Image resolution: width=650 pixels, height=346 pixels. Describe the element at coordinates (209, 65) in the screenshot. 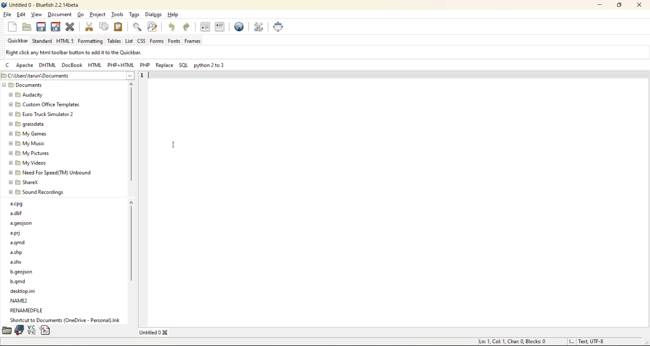

I see `python 2 to 3` at that location.